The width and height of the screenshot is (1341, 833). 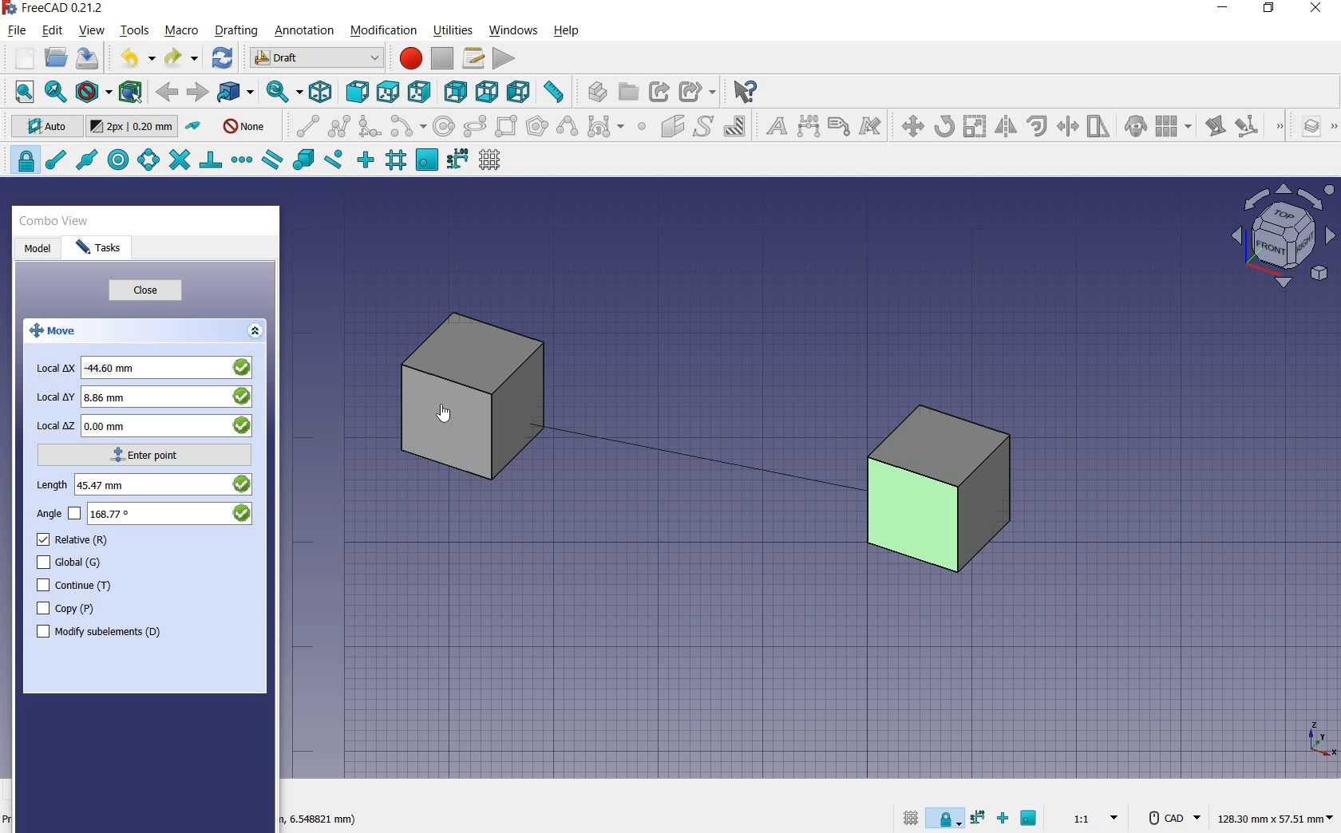 I want to click on Bezier tools, so click(x=605, y=128).